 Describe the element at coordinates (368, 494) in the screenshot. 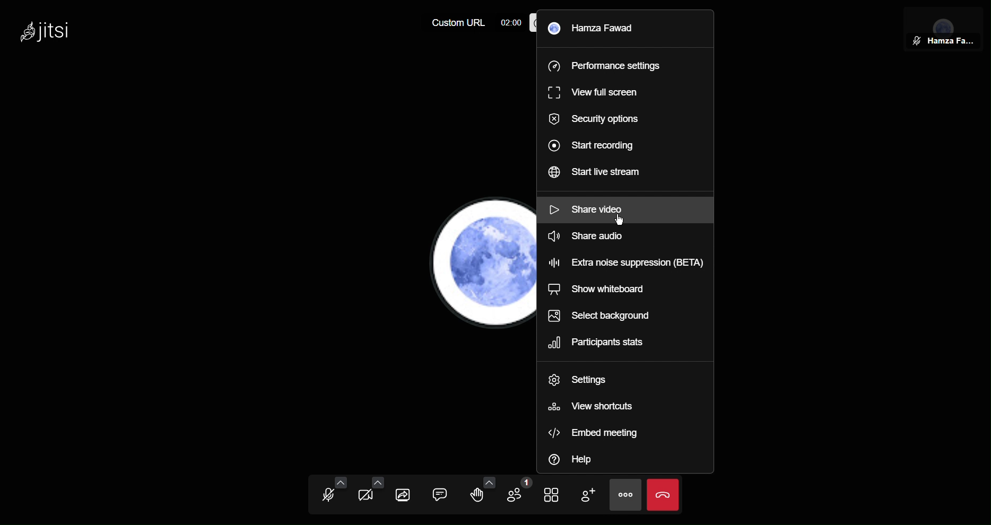

I see `Video` at that location.